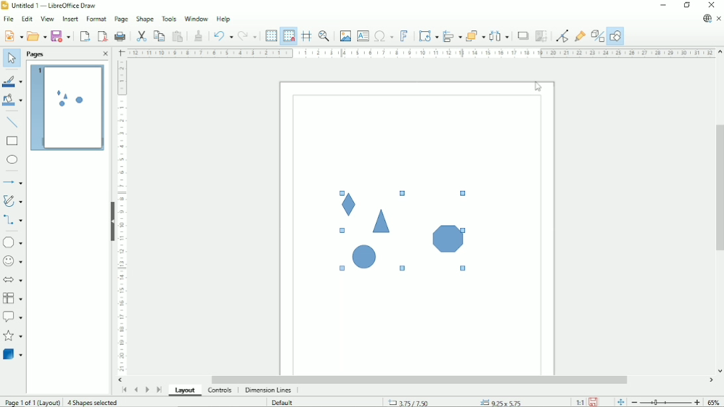 The image size is (724, 407). Describe the element at coordinates (13, 201) in the screenshot. I see `Curves and polygons` at that location.